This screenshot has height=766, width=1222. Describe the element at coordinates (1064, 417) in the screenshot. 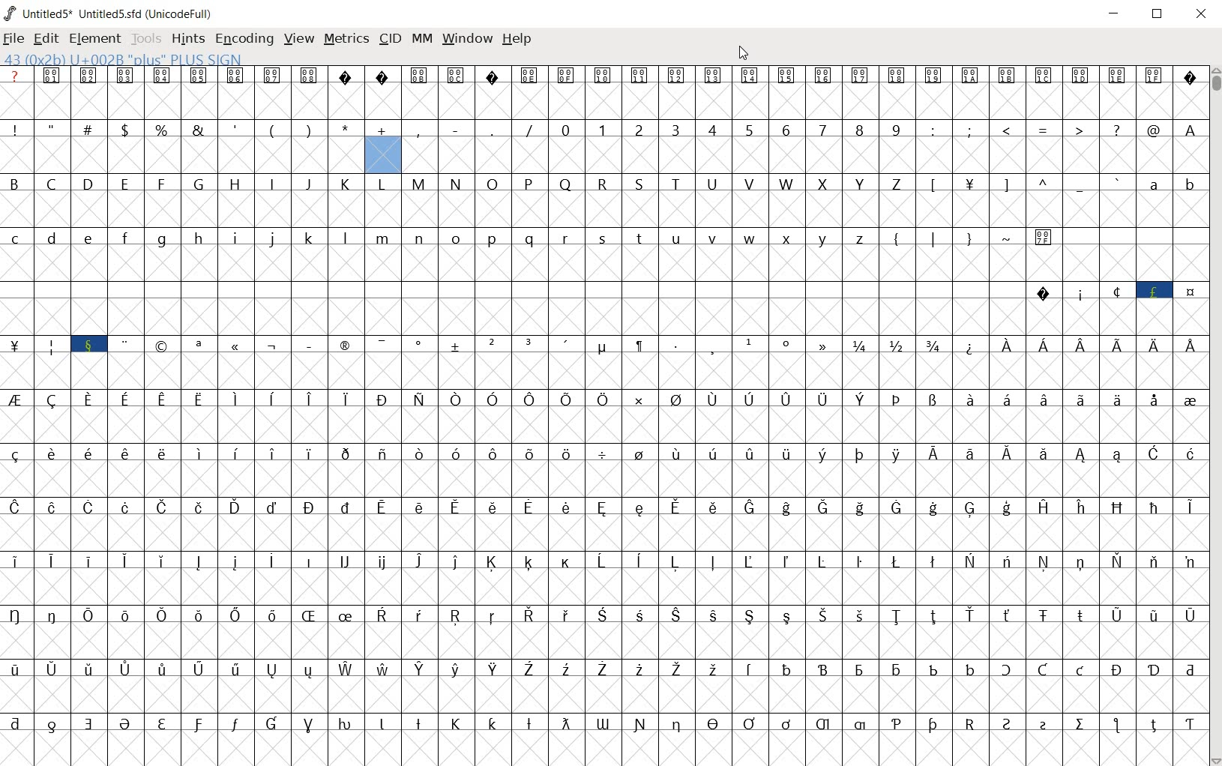

I see `Latin extended characters` at that location.